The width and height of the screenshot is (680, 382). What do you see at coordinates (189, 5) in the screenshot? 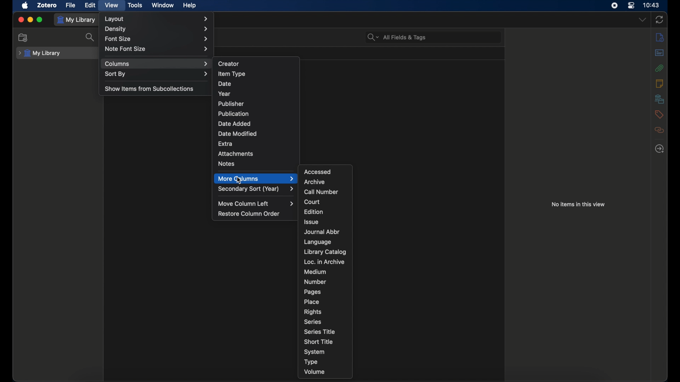
I see `help` at bounding box center [189, 5].